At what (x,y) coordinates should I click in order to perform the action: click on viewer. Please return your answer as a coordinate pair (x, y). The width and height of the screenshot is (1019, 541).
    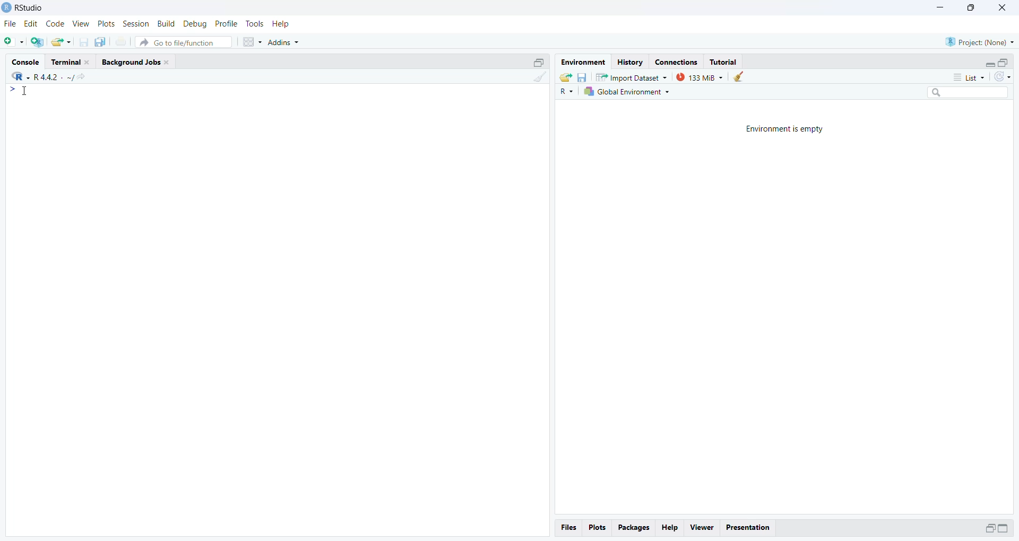
    Looking at the image, I should click on (703, 527).